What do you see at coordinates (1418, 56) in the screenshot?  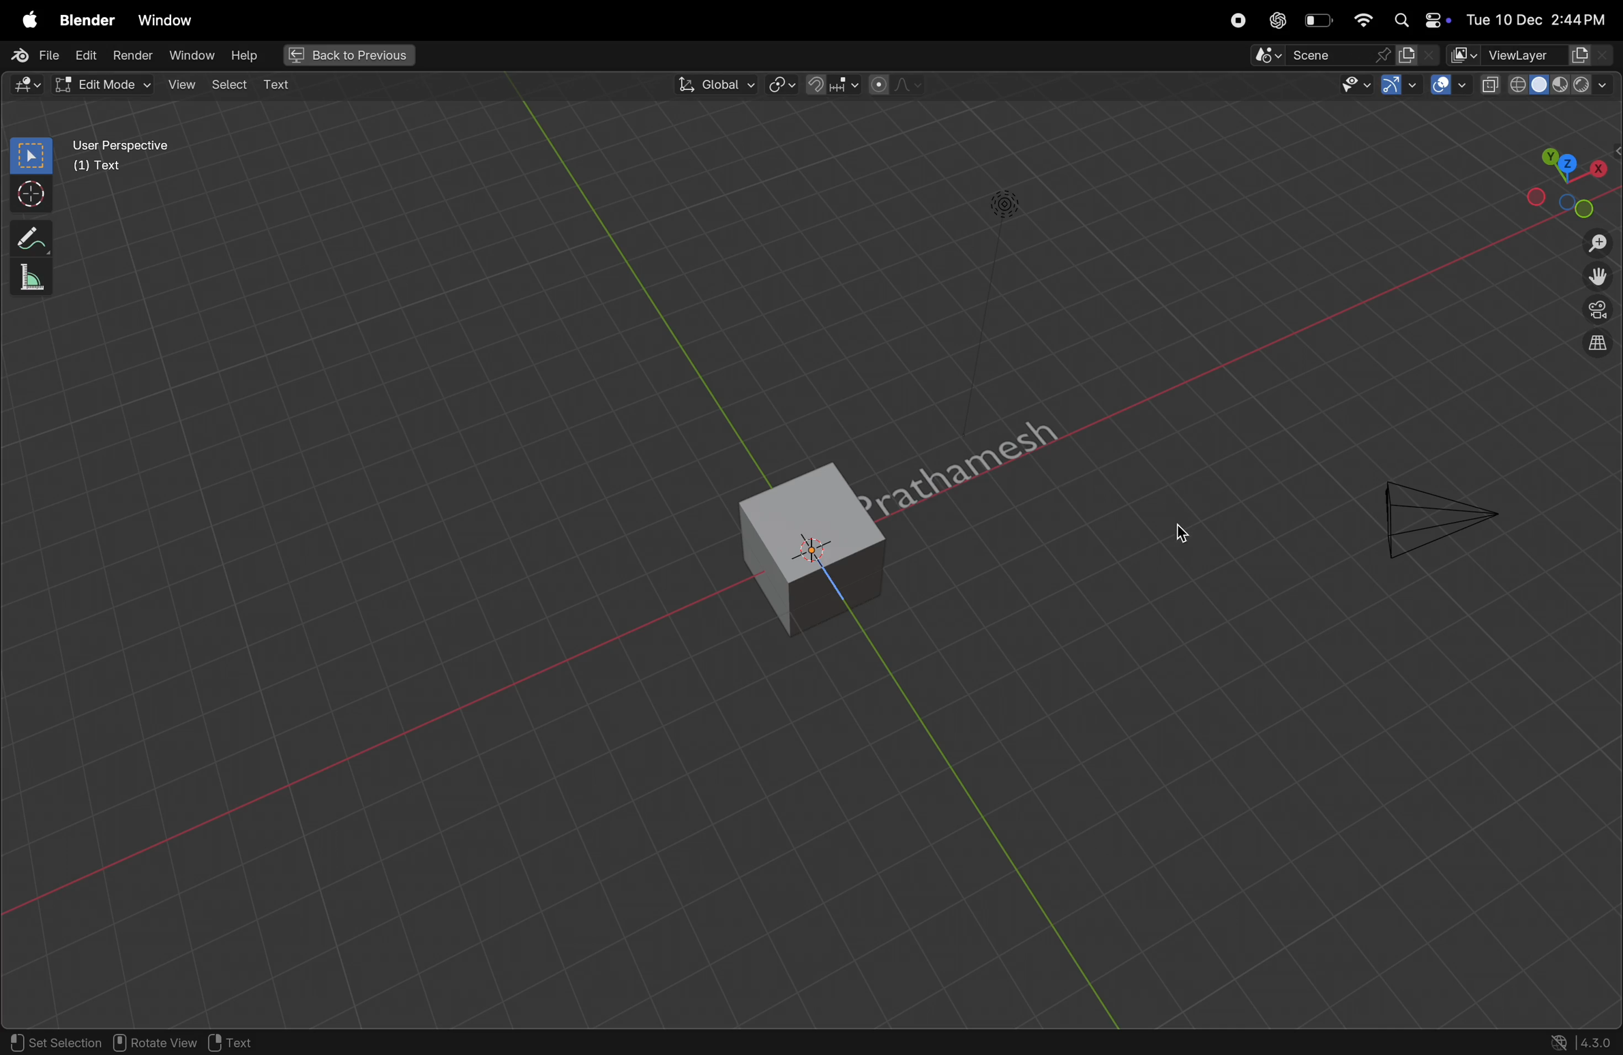 I see `display mode` at bounding box center [1418, 56].